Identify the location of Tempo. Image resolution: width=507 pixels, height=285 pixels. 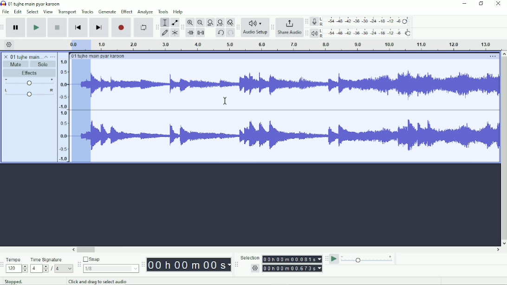
(17, 259).